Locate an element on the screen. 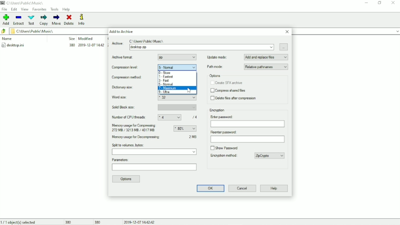 This screenshot has width=400, height=225. Edit is located at coordinates (14, 9).